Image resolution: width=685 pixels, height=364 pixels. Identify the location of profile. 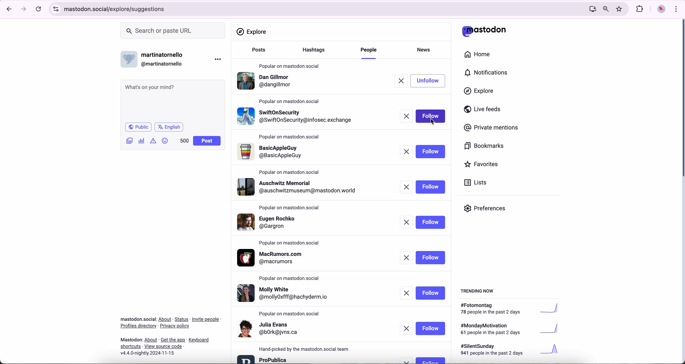
(266, 82).